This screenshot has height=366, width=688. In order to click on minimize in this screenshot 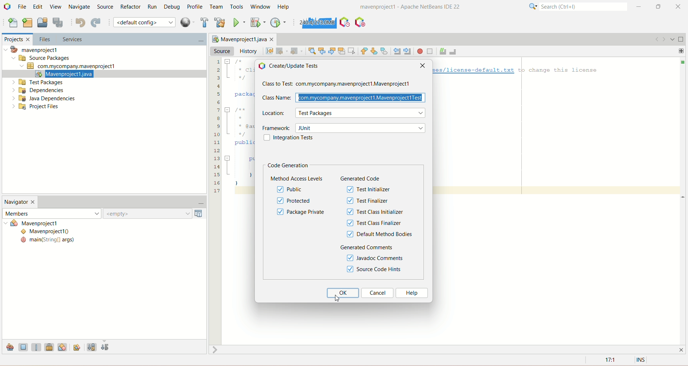, I will do `click(197, 204)`.